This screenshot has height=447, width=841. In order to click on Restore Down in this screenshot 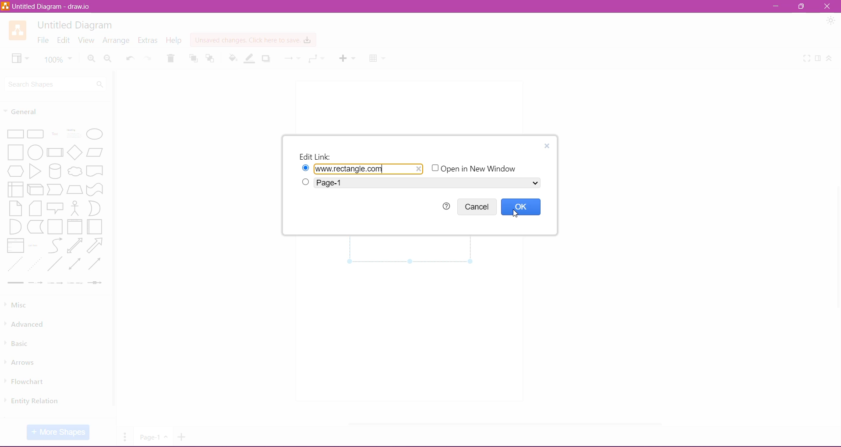, I will do `click(802, 6)`.